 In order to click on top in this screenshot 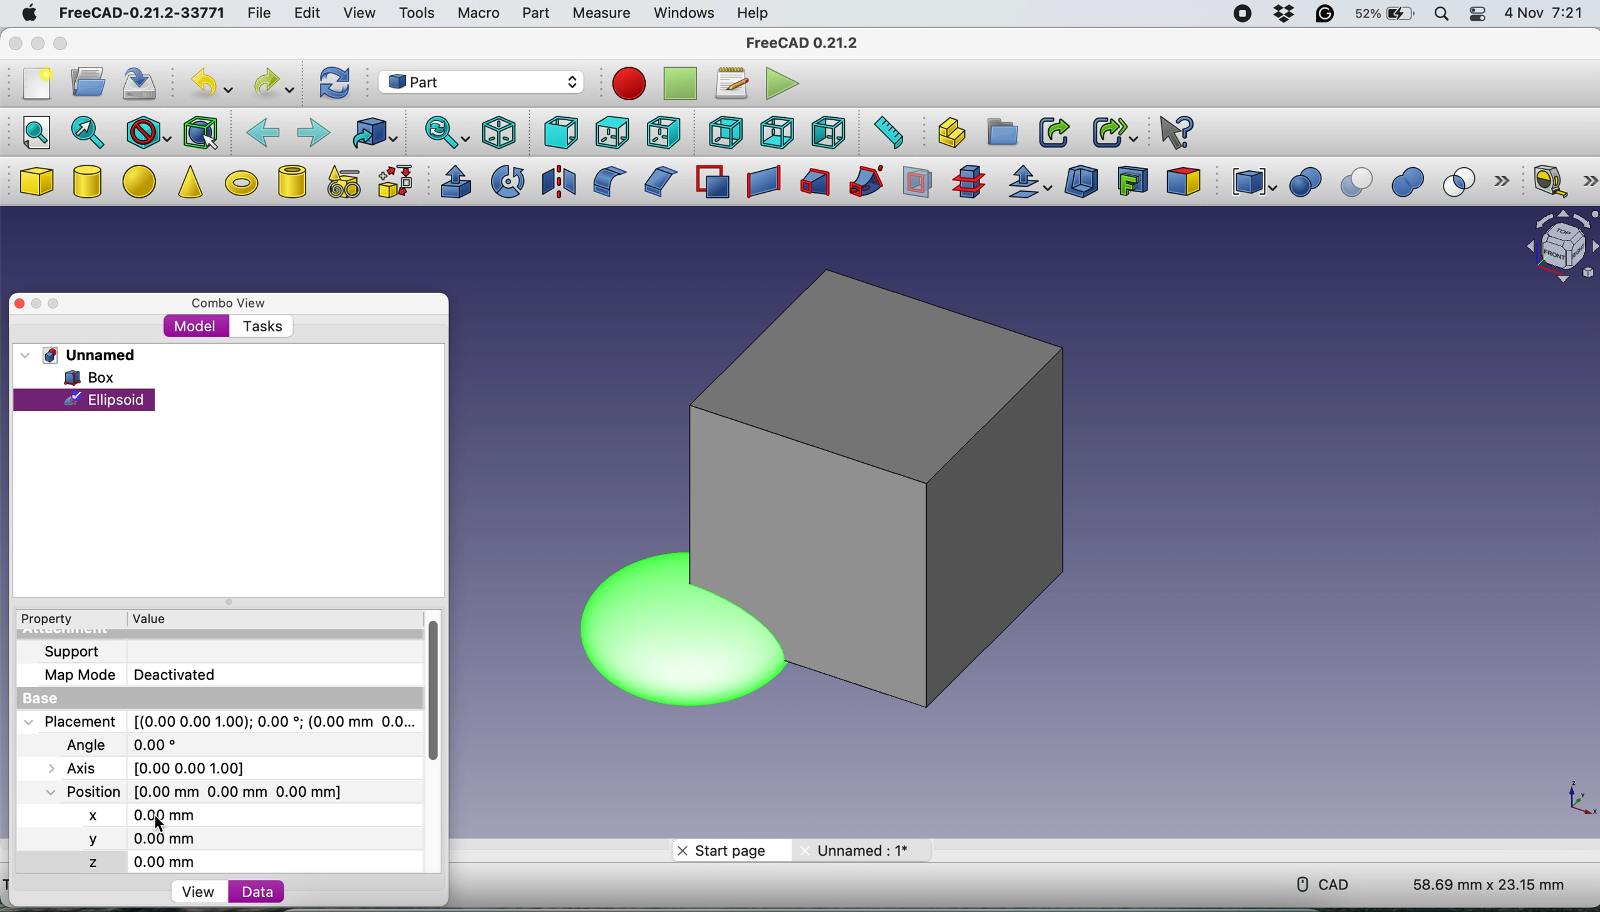, I will do `click(610, 132)`.